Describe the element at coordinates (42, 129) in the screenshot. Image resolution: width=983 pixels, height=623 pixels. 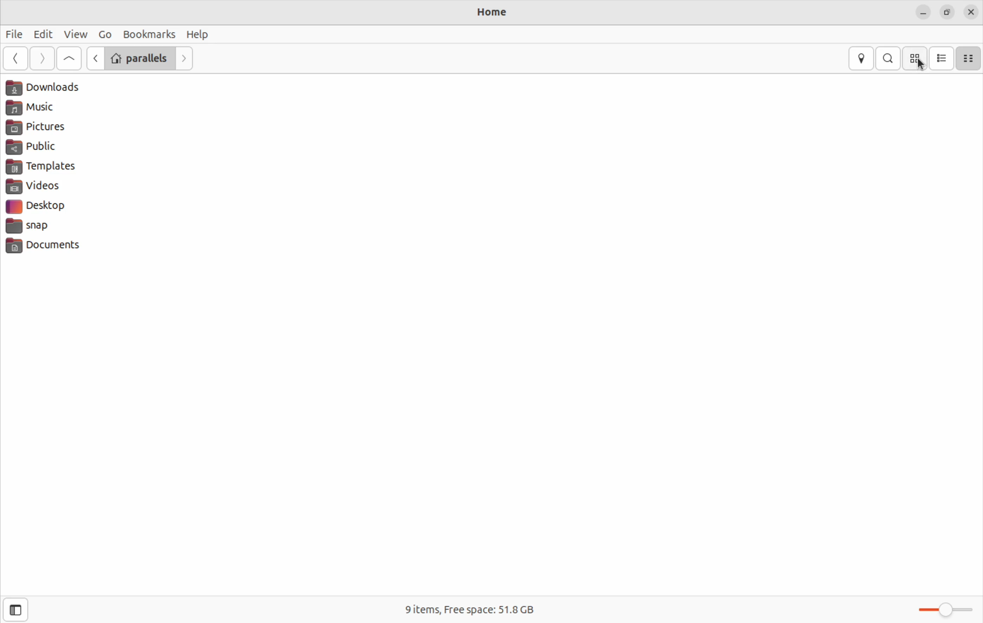
I see `pictures` at that location.